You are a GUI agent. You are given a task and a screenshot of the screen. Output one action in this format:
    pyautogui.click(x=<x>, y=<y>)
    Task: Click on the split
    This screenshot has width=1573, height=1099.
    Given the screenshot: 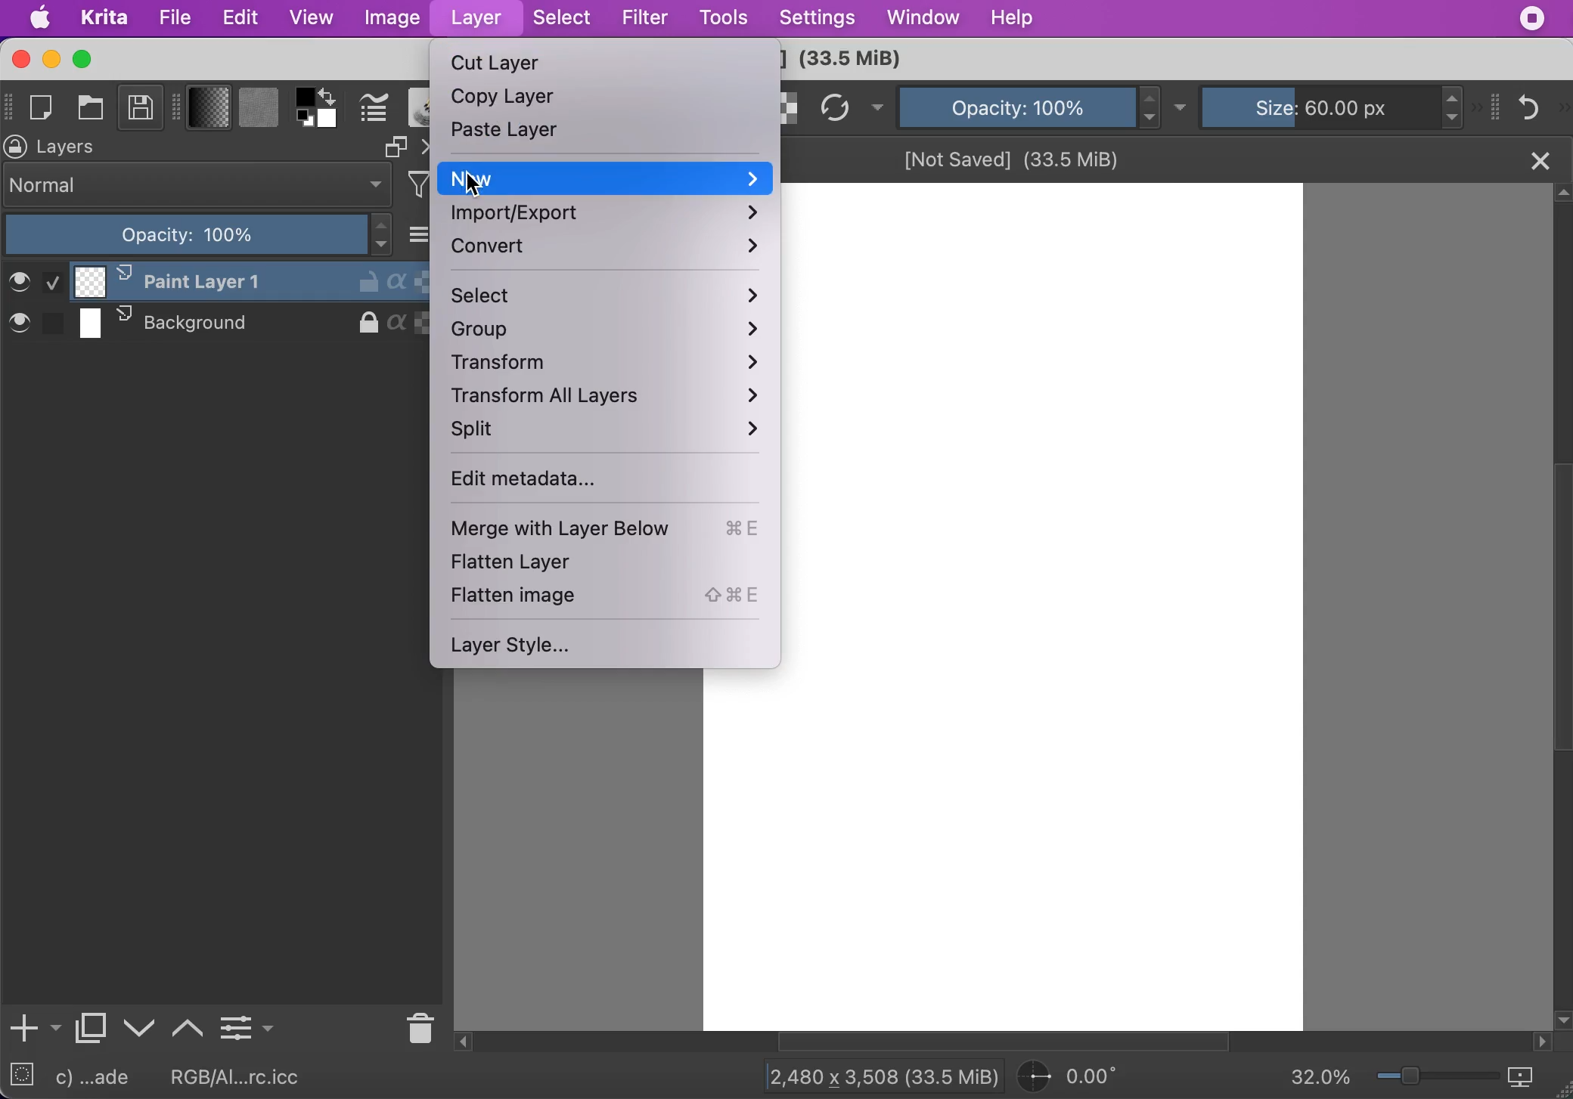 What is the action you would take?
    pyautogui.click(x=606, y=435)
    